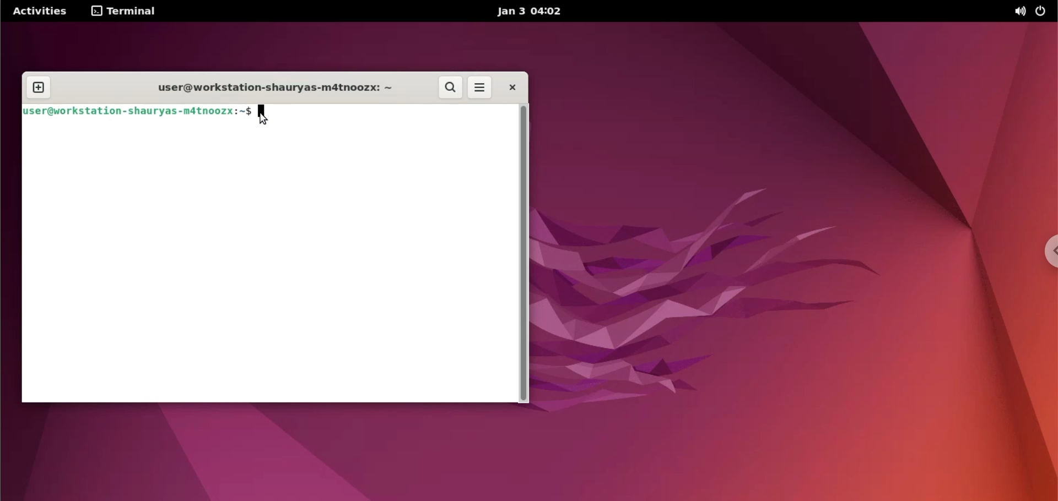  I want to click on sound options, so click(1021, 11).